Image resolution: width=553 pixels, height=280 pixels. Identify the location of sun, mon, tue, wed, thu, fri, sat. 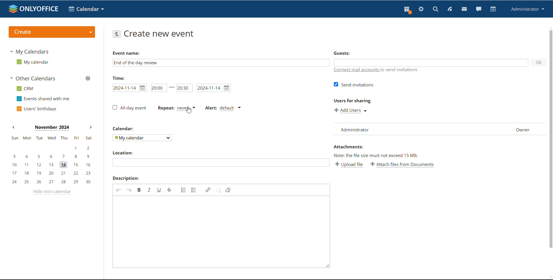
(51, 138).